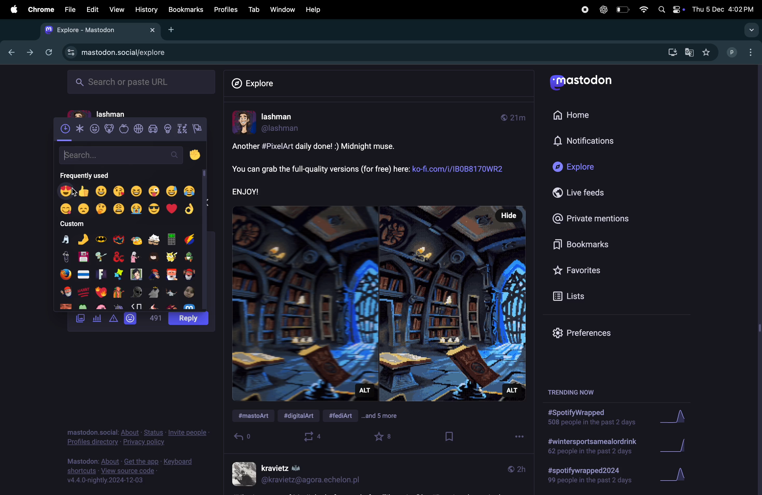 The width and height of the screenshot is (762, 495). Describe the element at coordinates (516, 438) in the screenshot. I see `options` at that location.